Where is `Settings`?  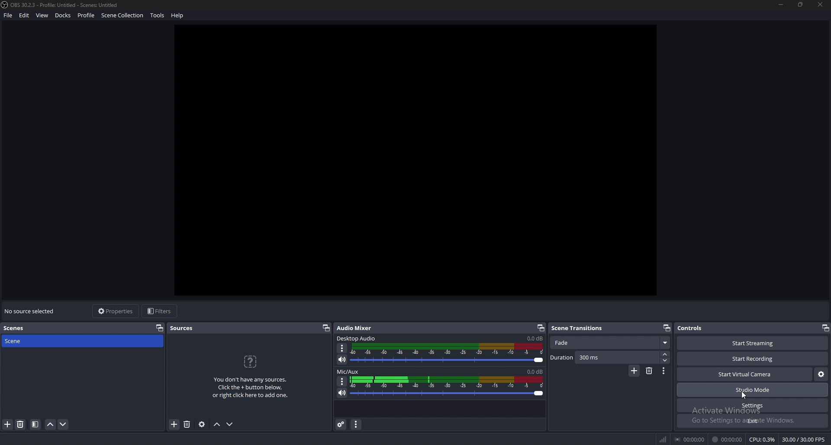 Settings is located at coordinates (753, 406).